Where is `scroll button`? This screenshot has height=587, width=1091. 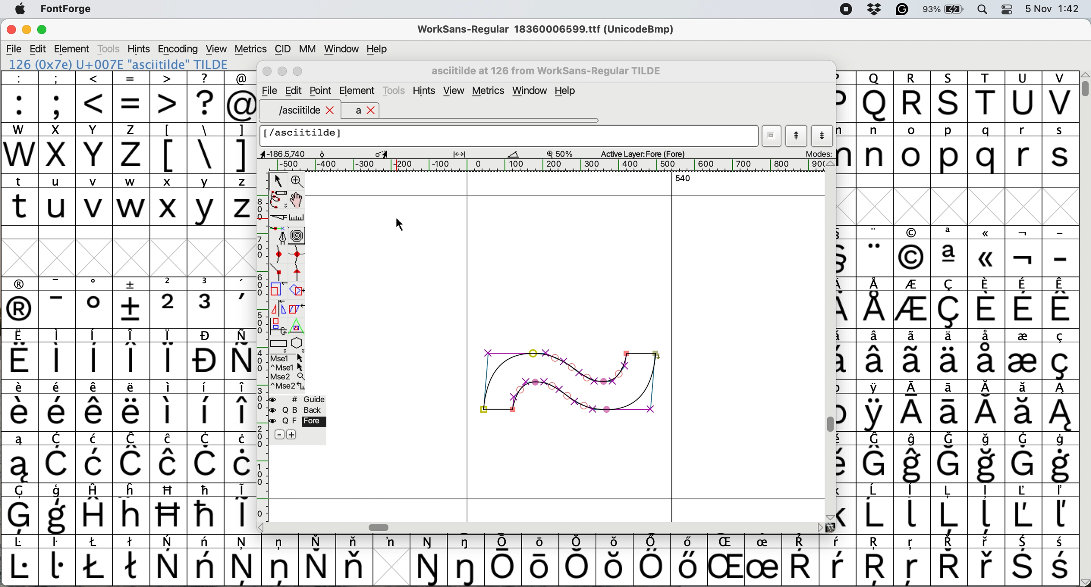 scroll button is located at coordinates (262, 527).